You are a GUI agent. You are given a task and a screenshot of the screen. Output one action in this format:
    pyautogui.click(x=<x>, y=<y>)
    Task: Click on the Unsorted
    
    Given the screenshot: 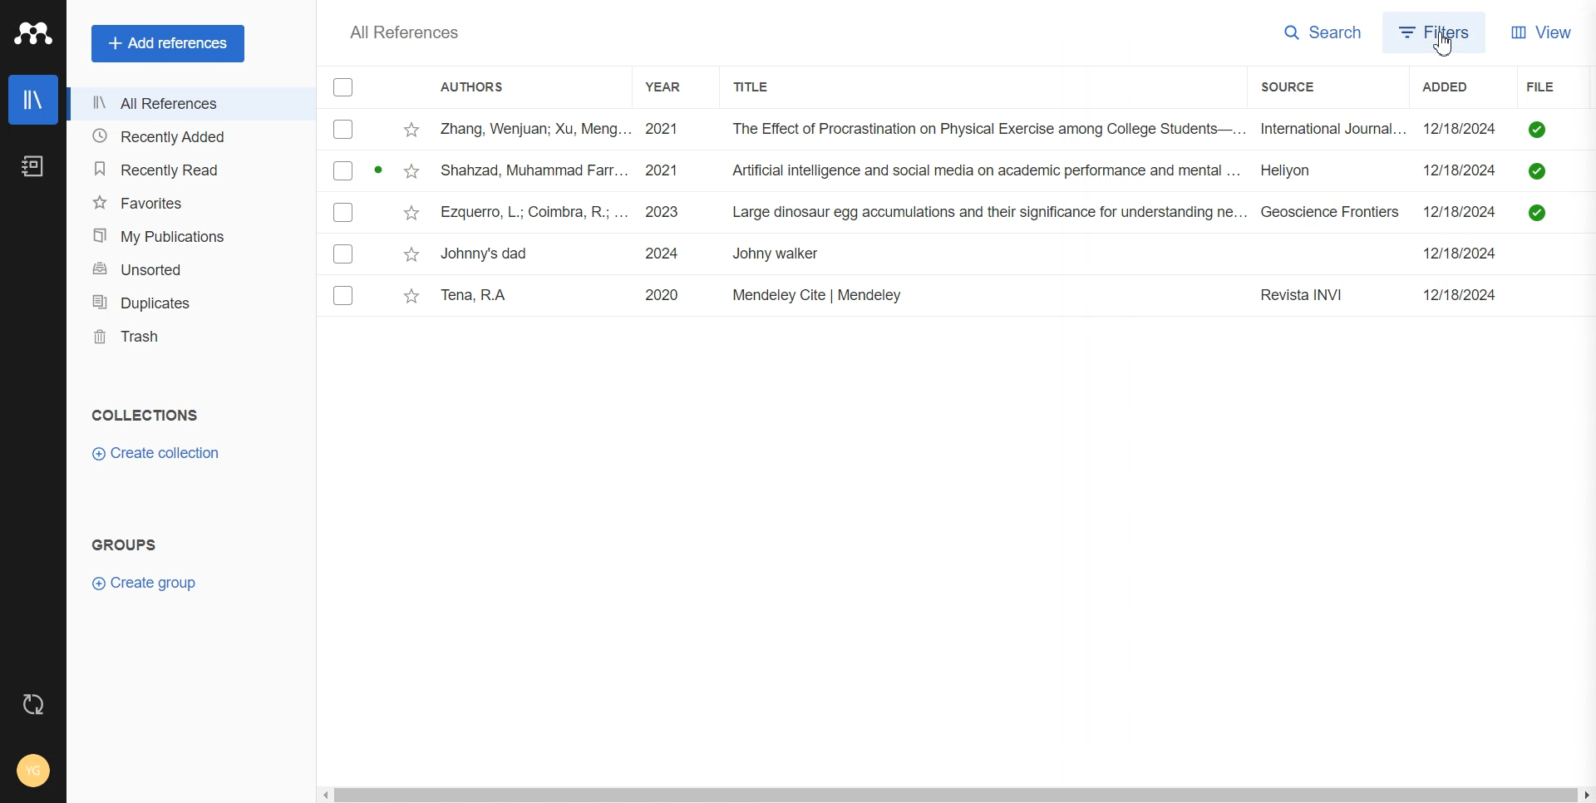 What is the action you would take?
    pyautogui.click(x=188, y=268)
    